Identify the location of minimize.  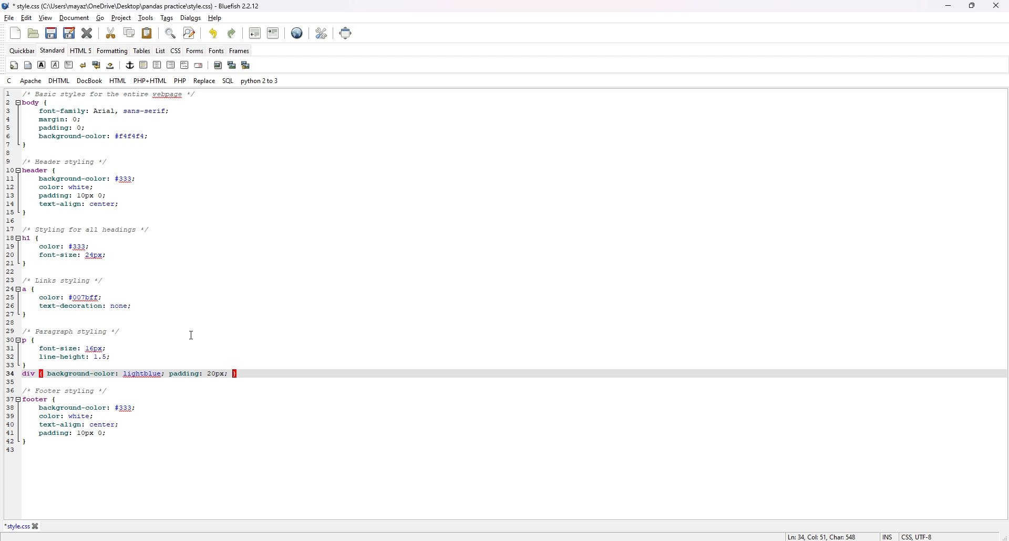
(948, 6).